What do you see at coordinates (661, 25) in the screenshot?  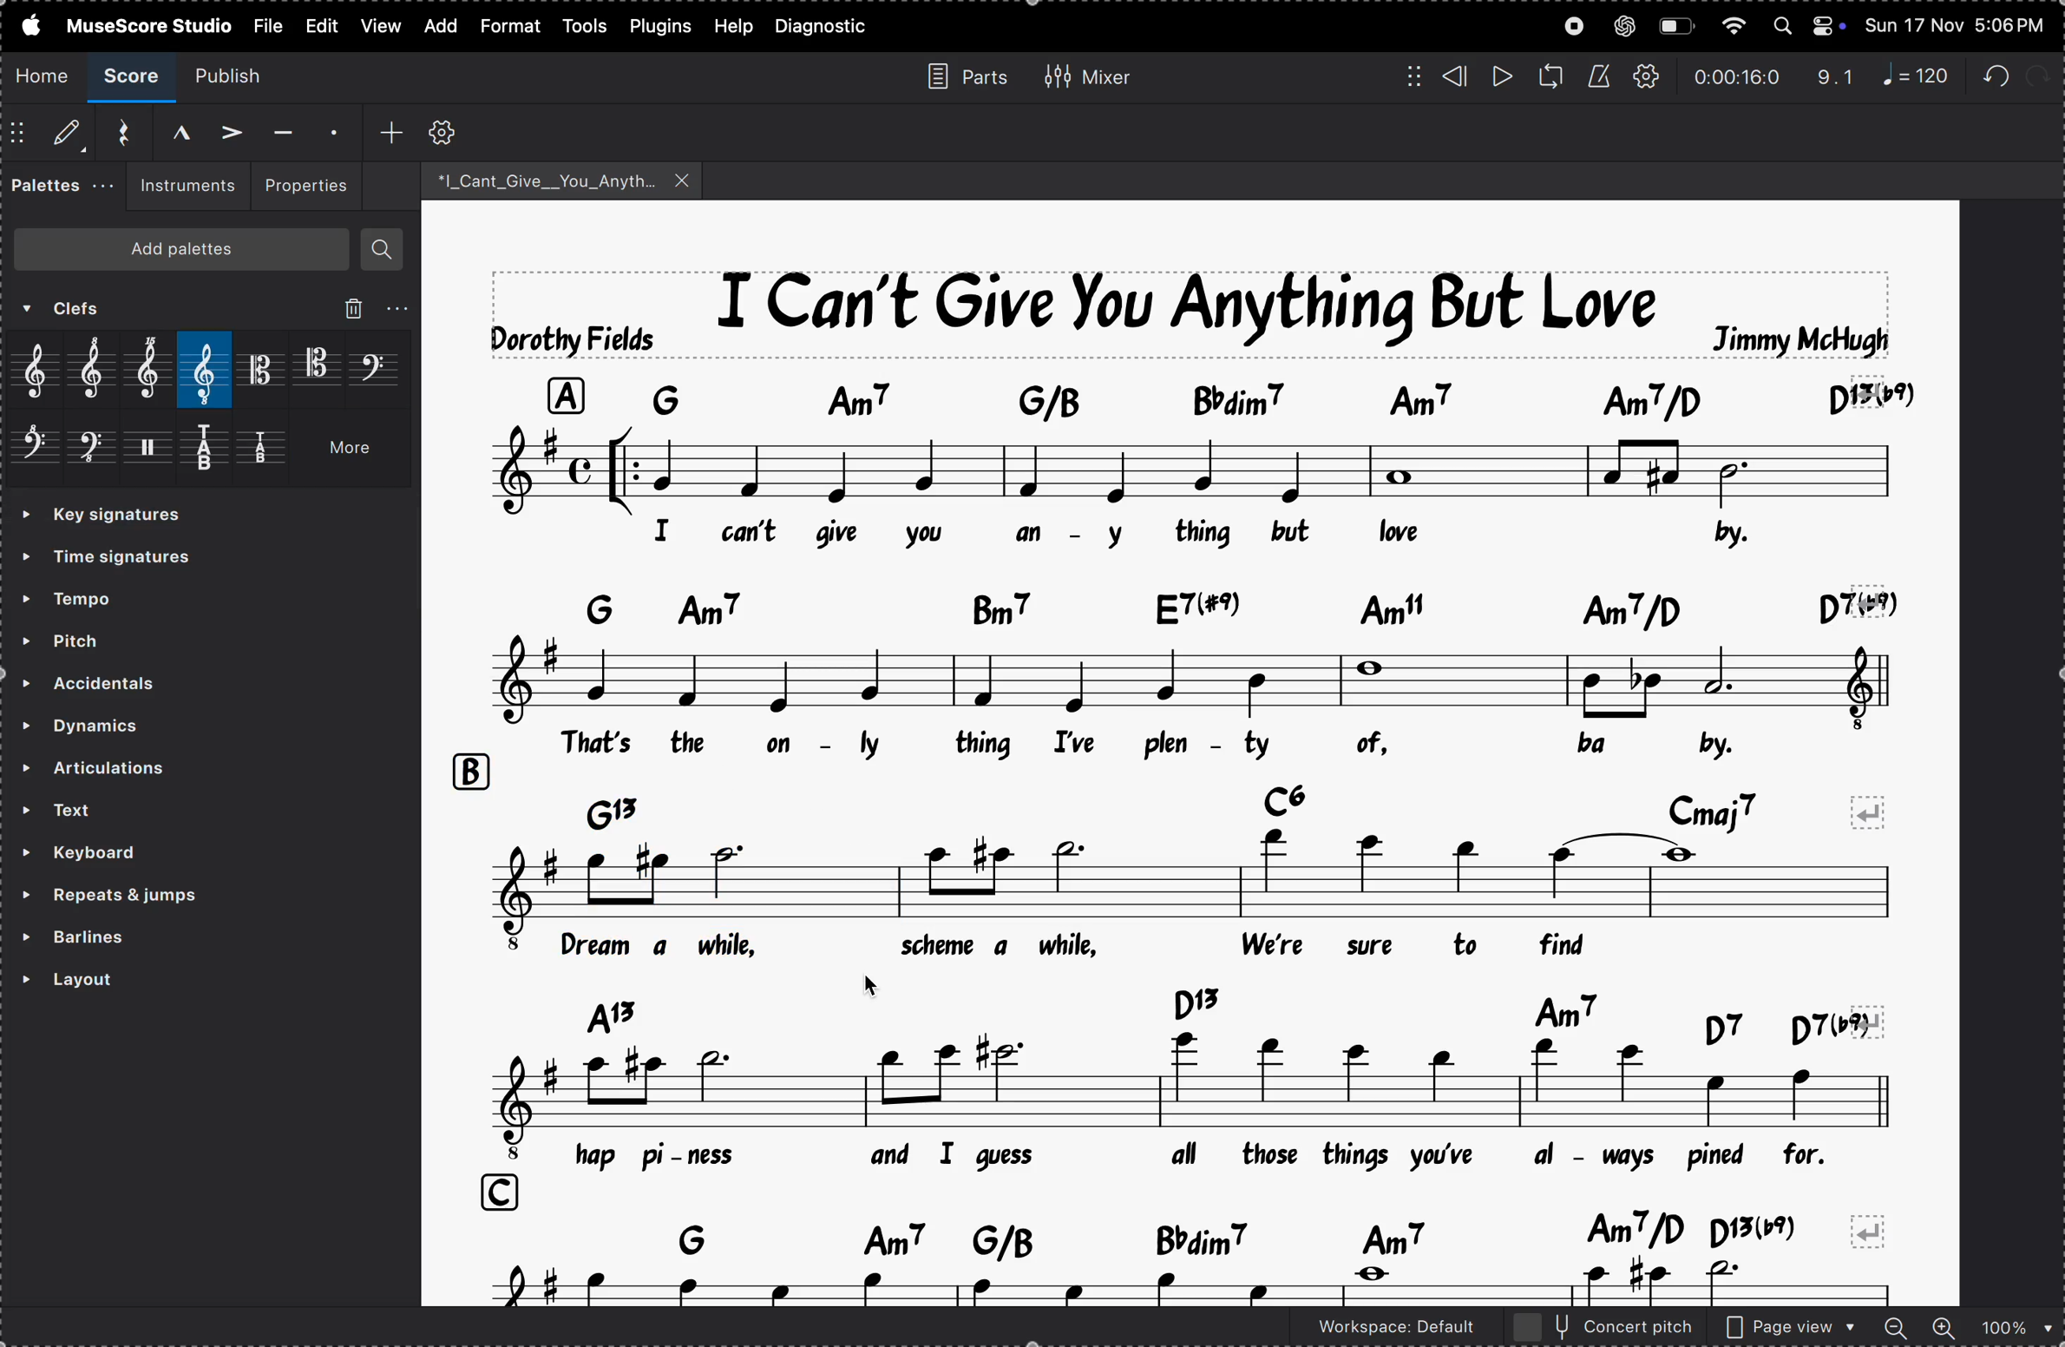 I see `plugins` at bounding box center [661, 25].